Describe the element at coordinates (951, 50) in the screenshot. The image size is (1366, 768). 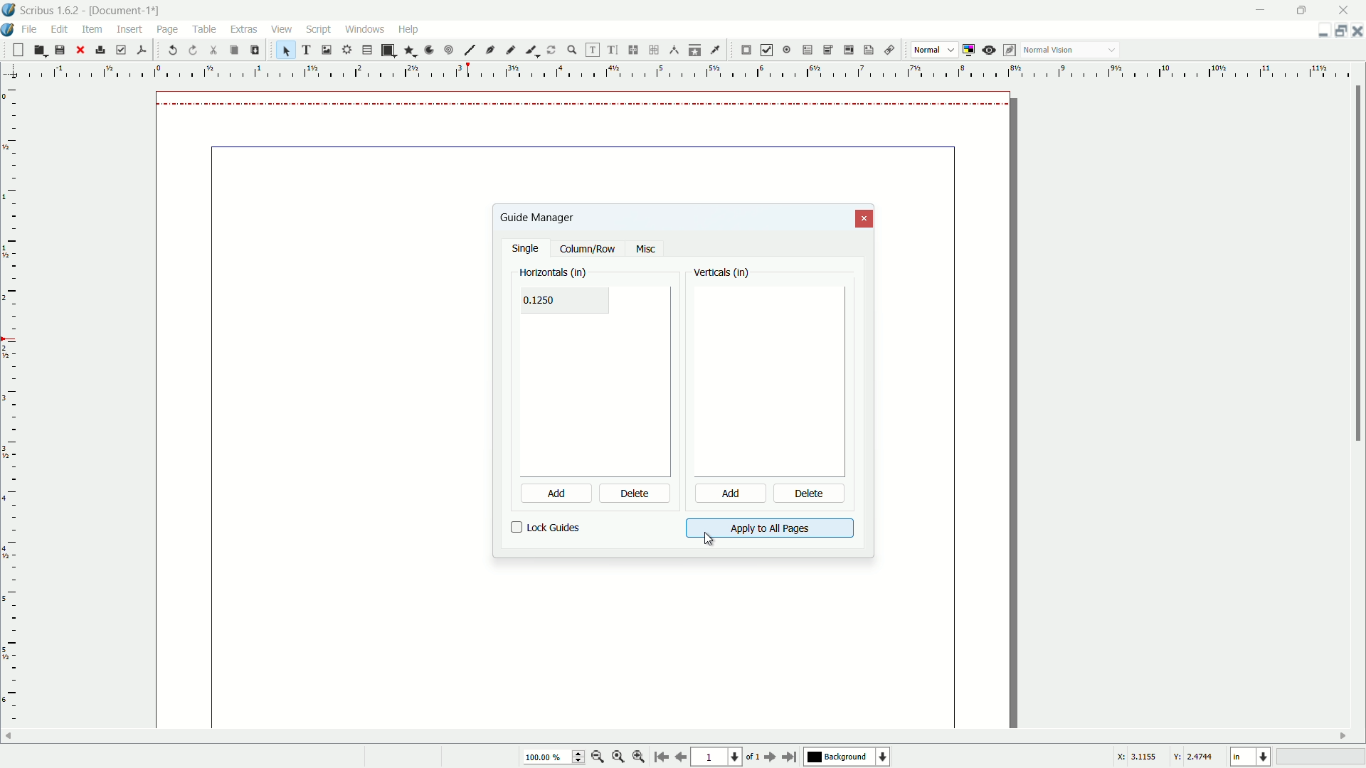
I see `dropdown` at that location.